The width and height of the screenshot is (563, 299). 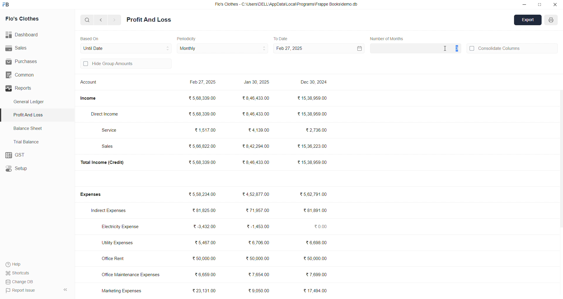 I want to click on GST, so click(x=37, y=155).